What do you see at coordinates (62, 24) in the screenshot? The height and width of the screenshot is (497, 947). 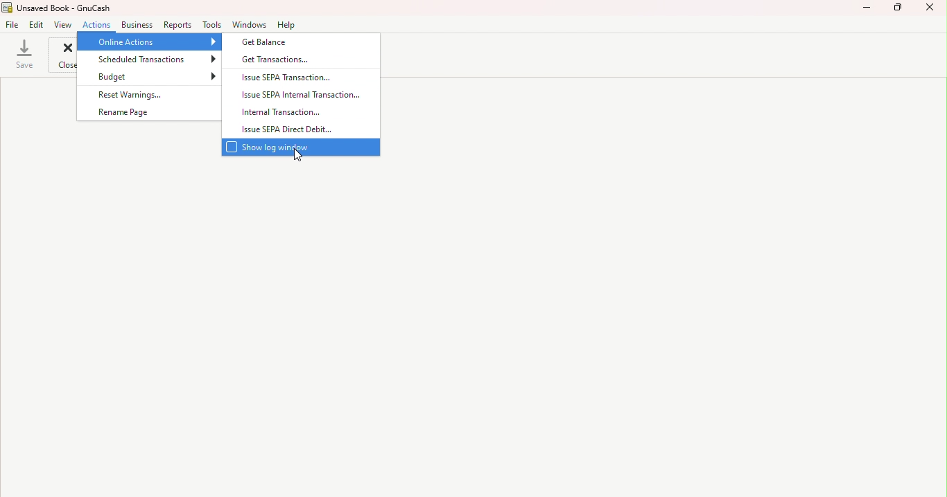 I see `view` at bounding box center [62, 24].